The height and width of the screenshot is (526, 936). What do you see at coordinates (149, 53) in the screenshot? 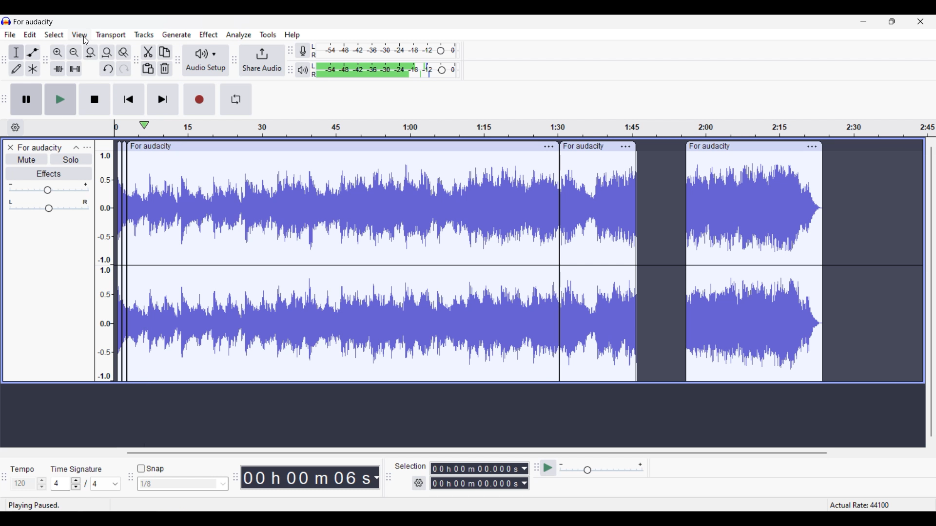
I see `Cut` at bounding box center [149, 53].